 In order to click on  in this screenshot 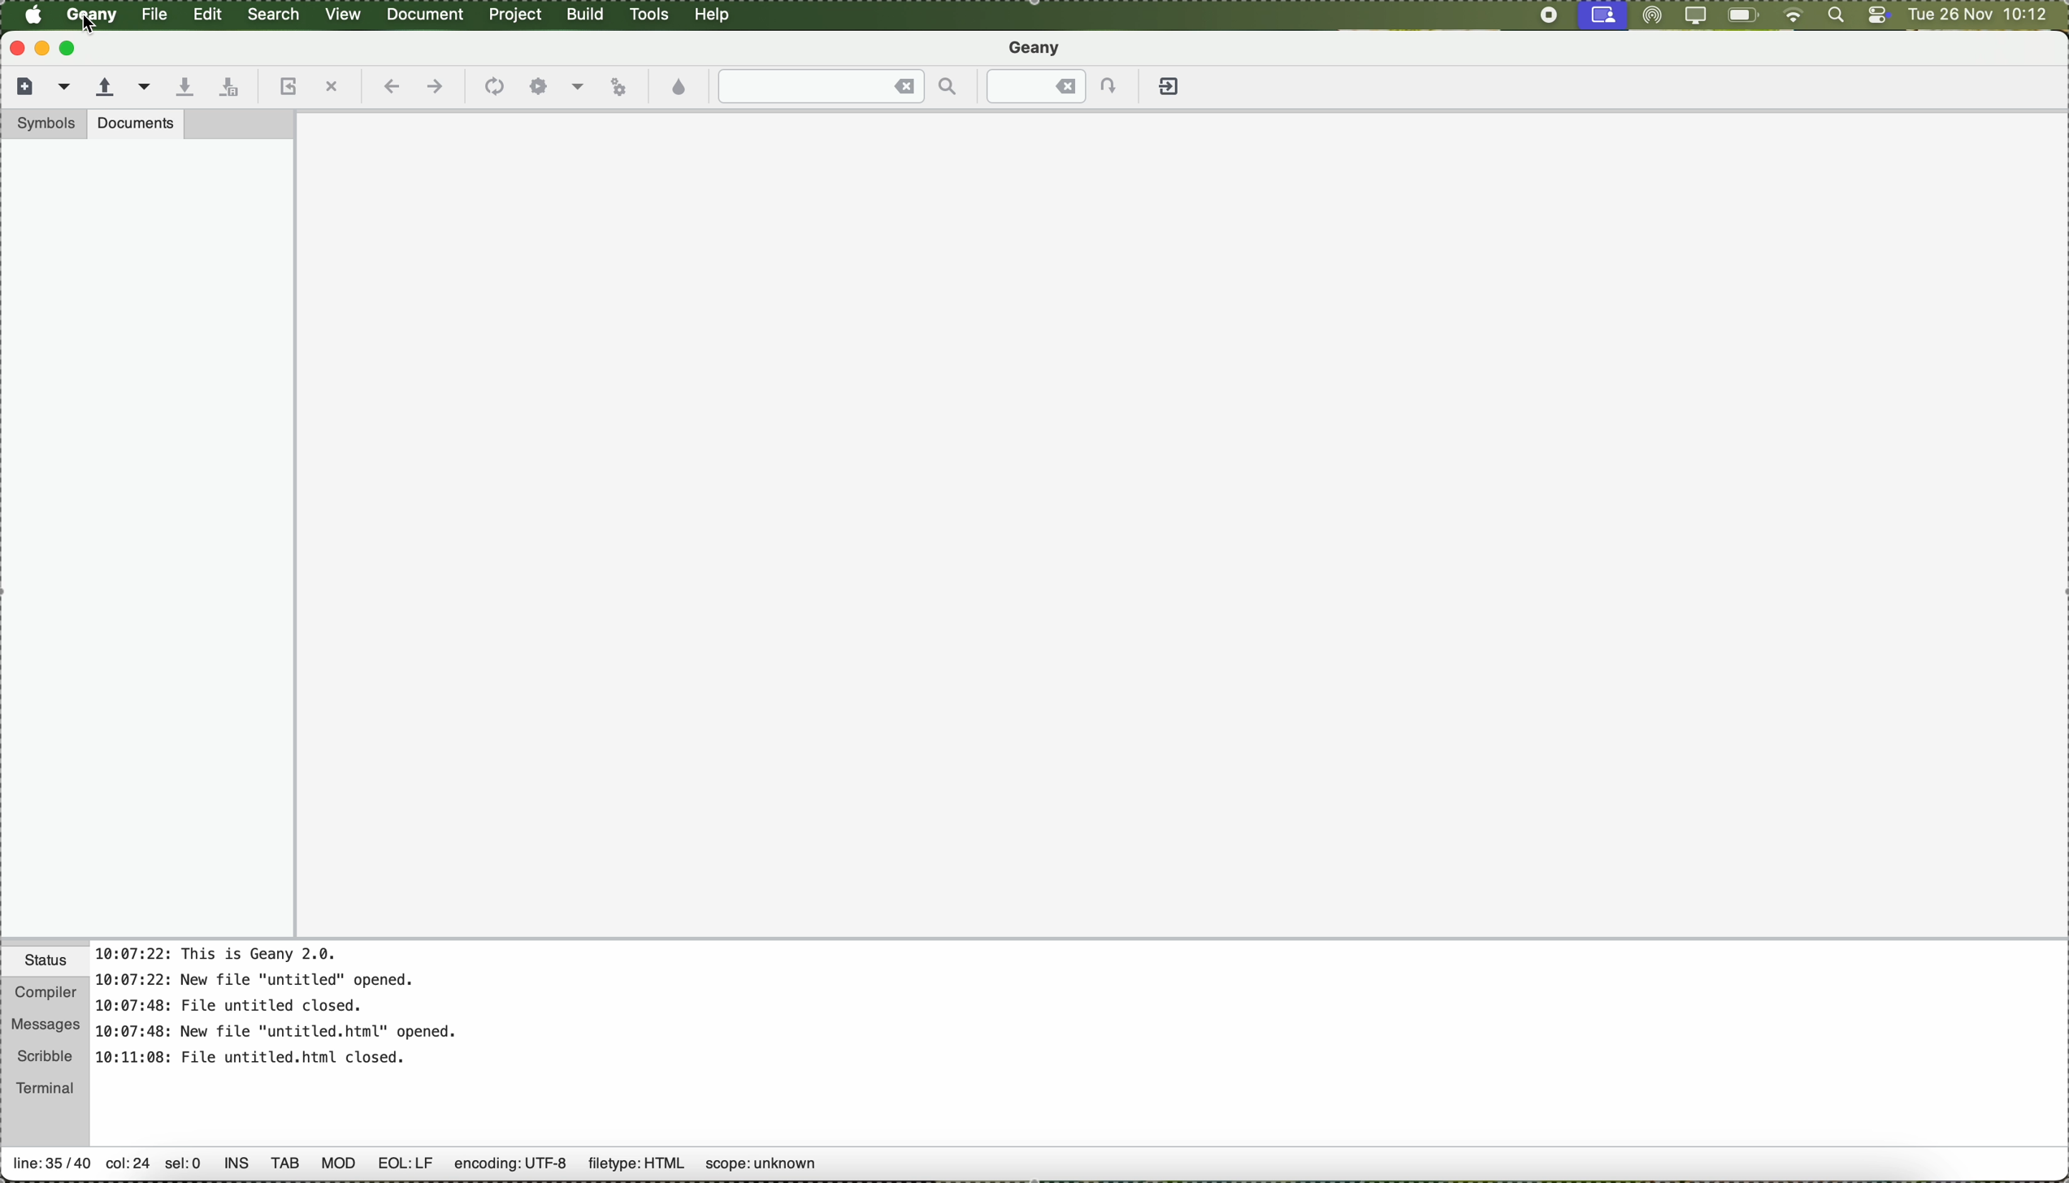, I will do `click(338, 1169)`.